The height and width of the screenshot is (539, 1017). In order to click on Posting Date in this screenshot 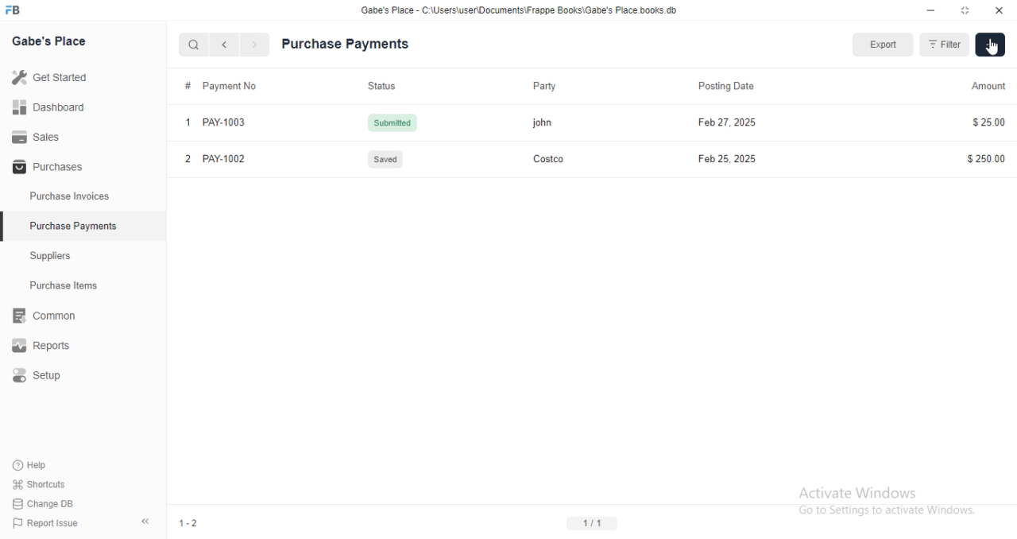, I will do `click(725, 87)`.